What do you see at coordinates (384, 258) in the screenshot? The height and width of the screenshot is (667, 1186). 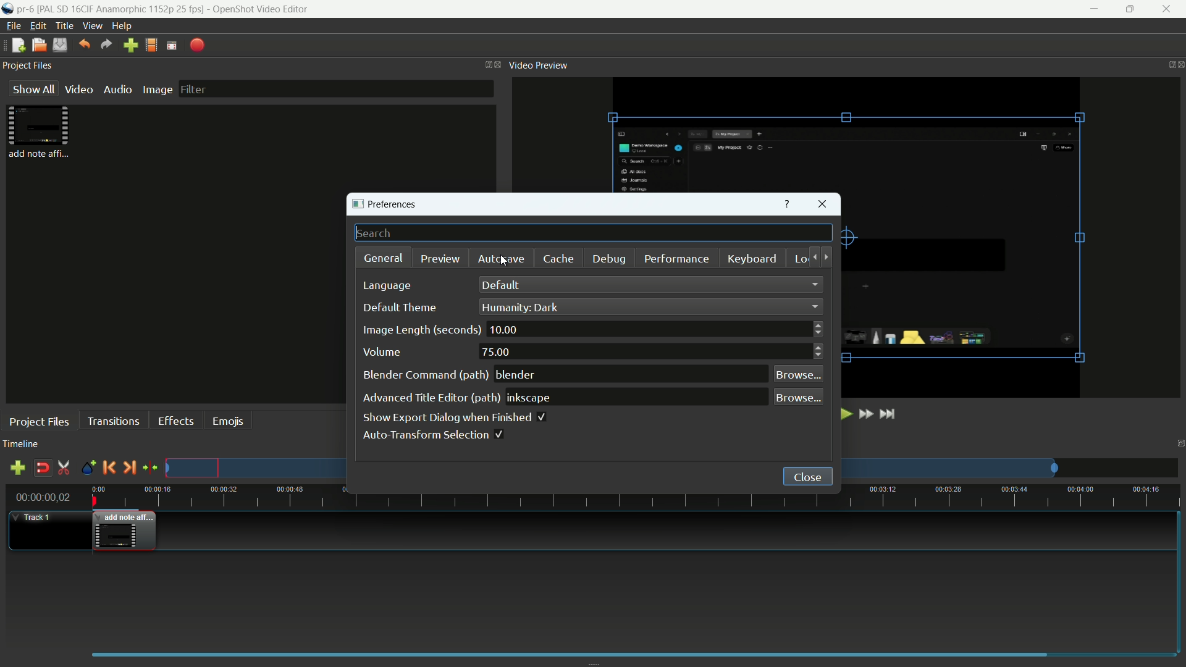 I see `general` at bounding box center [384, 258].